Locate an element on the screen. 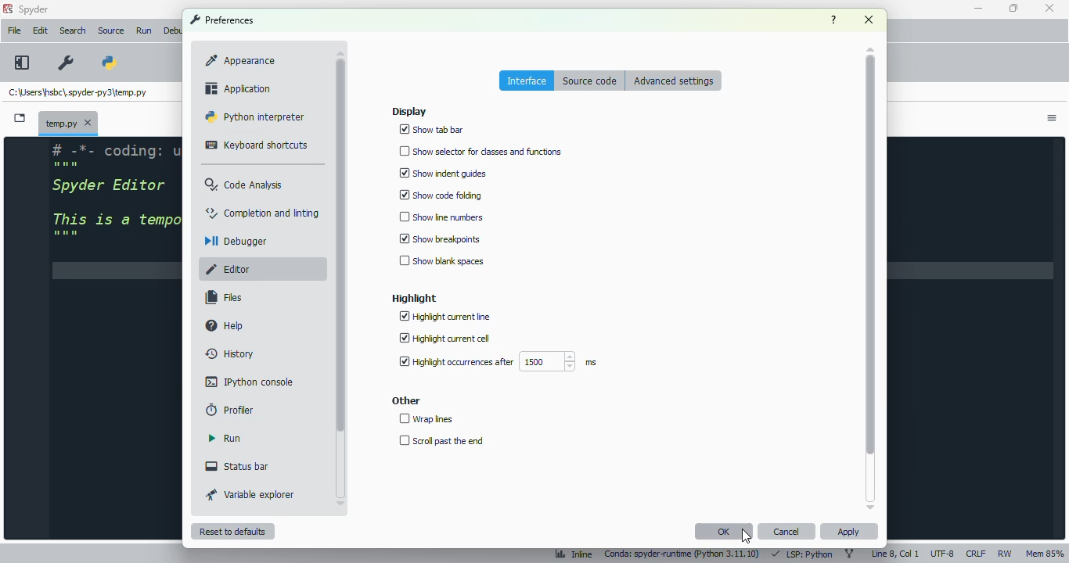 The width and height of the screenshot is (1069, 563). keyboard shortcuts is located at coordinates (258, 145).